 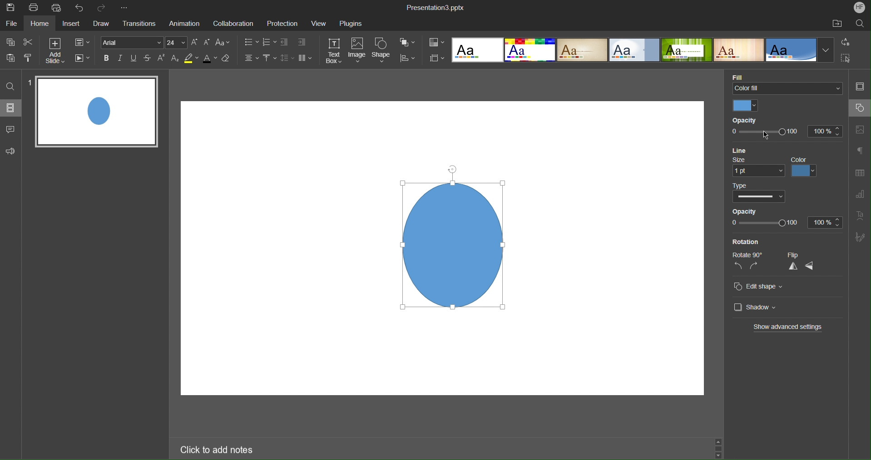 What do you see at coordinates (56, 51) in the screenshot?
I see `Add Slide` at bounding box center [56, 51].